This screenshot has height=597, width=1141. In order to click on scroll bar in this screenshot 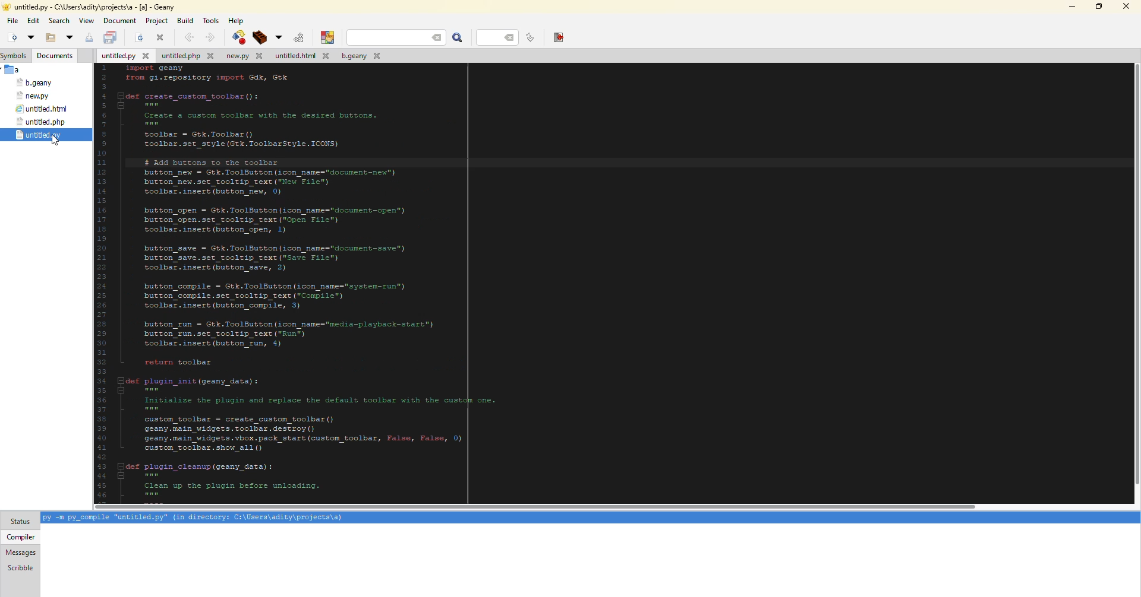, I will do `click(535, 504)`.